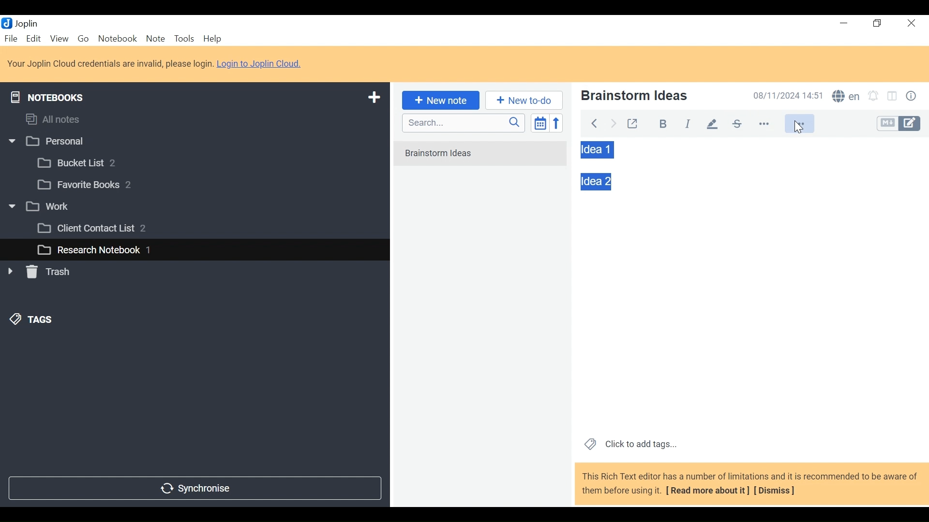 The image size is (929, 522). What do you see at coordinates (712, 123) in the screenshot?
I see `pen` at bounding box center [712, 123].